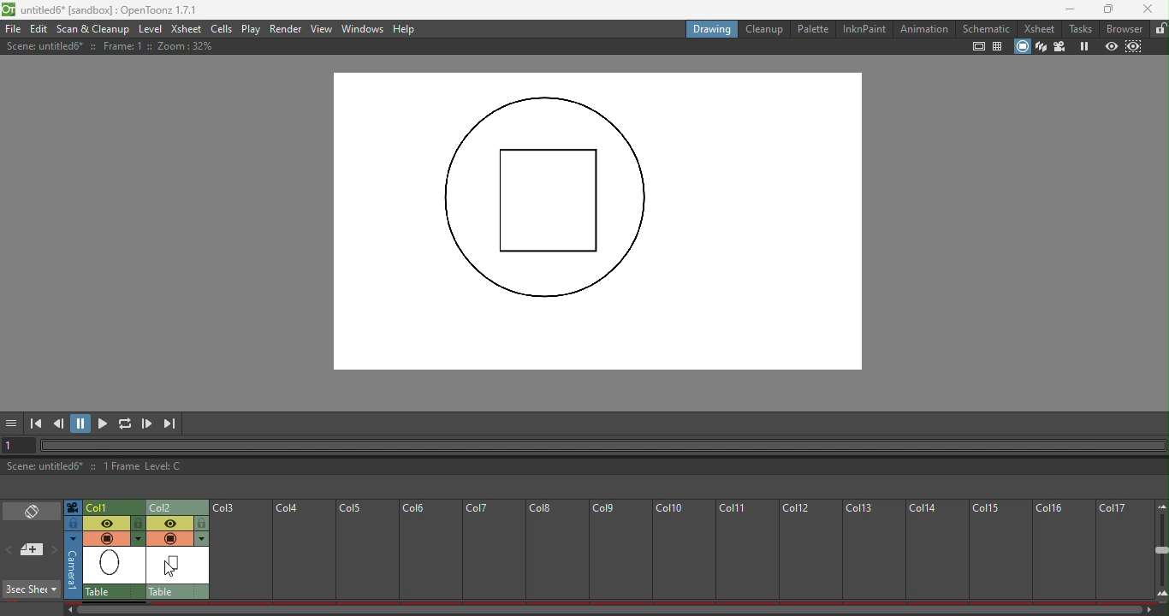 The image size is (1169, 616). I want to click on Zoom in/out, so click(1161, 551).